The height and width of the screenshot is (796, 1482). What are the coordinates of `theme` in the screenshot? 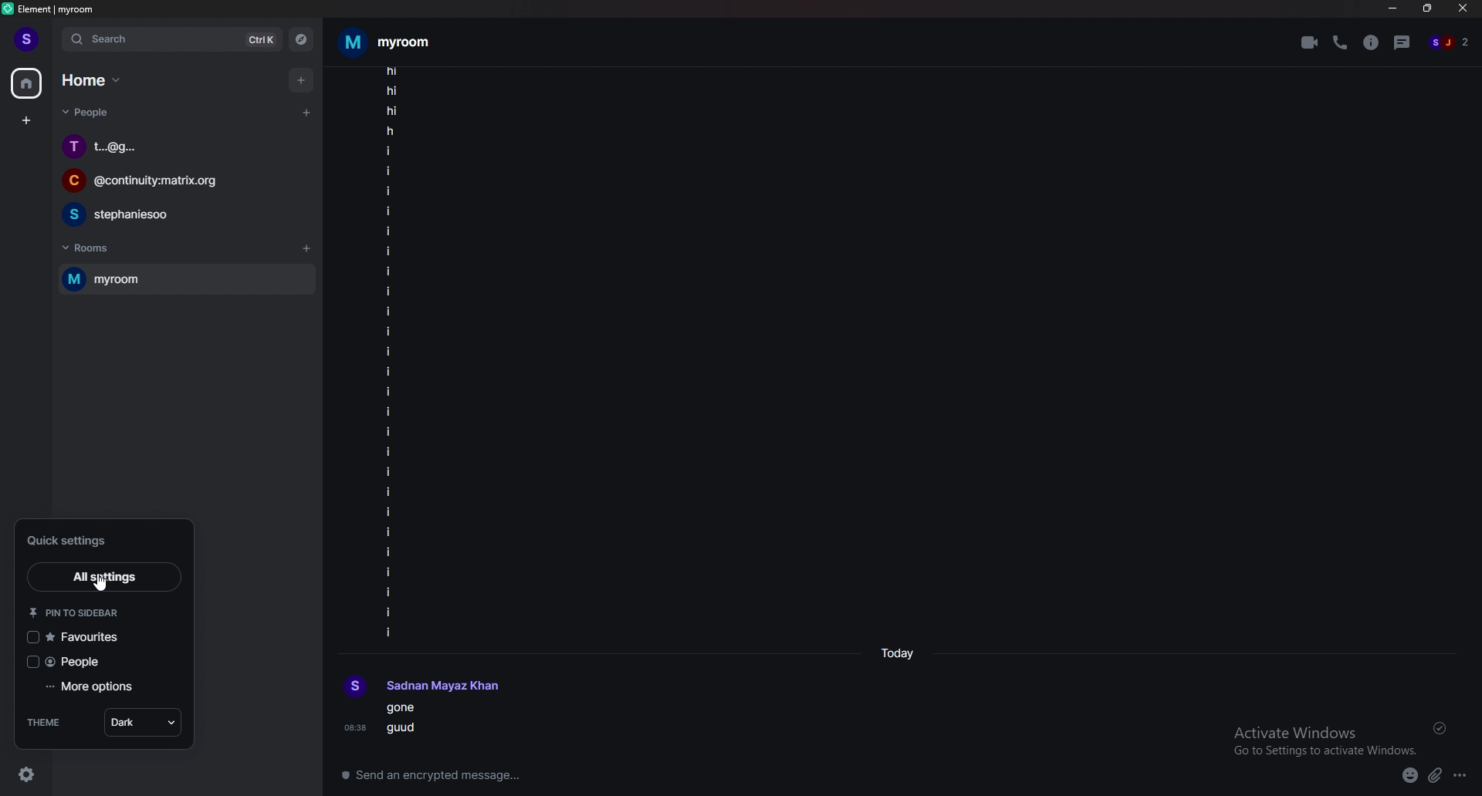 It's located at (49, 722).